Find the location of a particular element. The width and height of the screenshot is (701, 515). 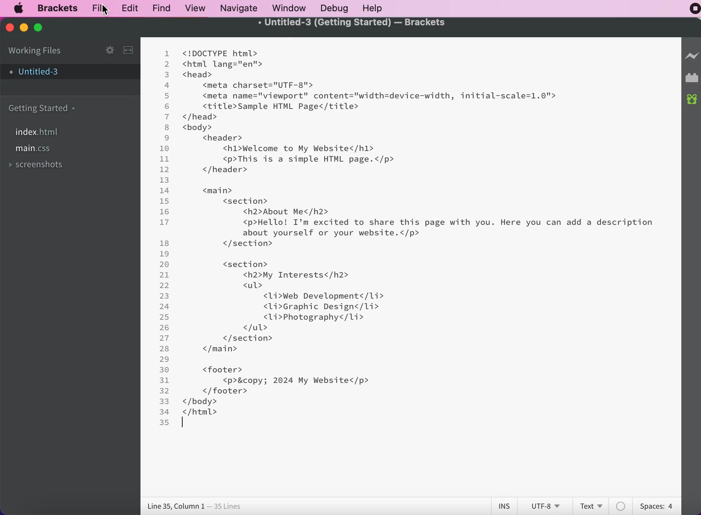

edit is located at coordinates (131, 7).